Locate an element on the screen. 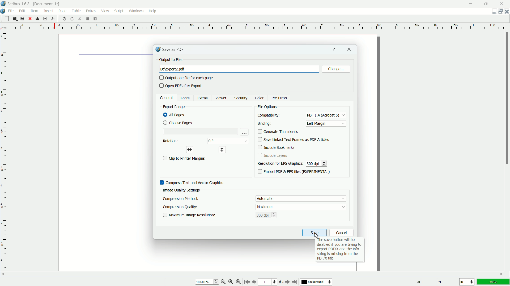  new file is located at coordinates (6, 19).